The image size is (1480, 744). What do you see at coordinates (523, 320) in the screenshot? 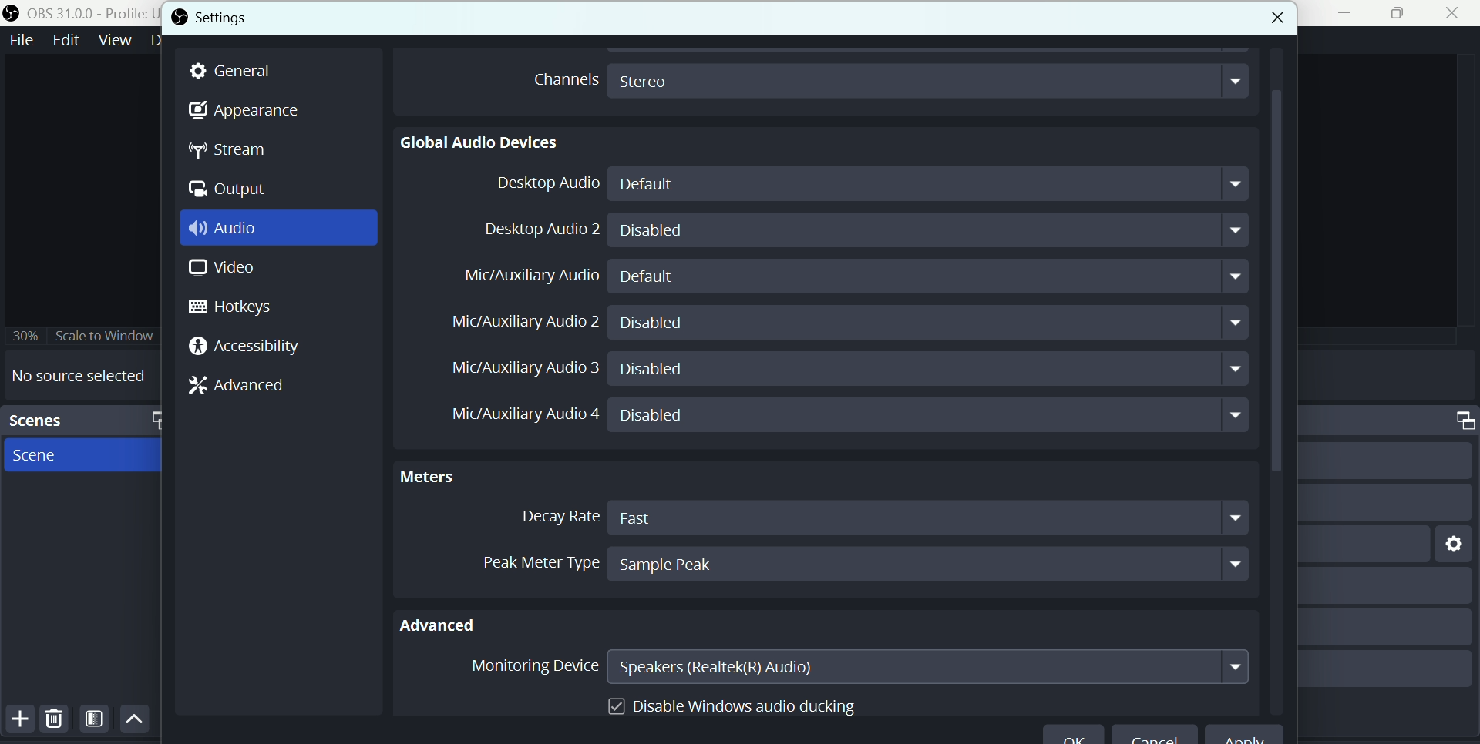
I see `Mic/Auxiliary Audio 2` at bounding box center [523, 320].